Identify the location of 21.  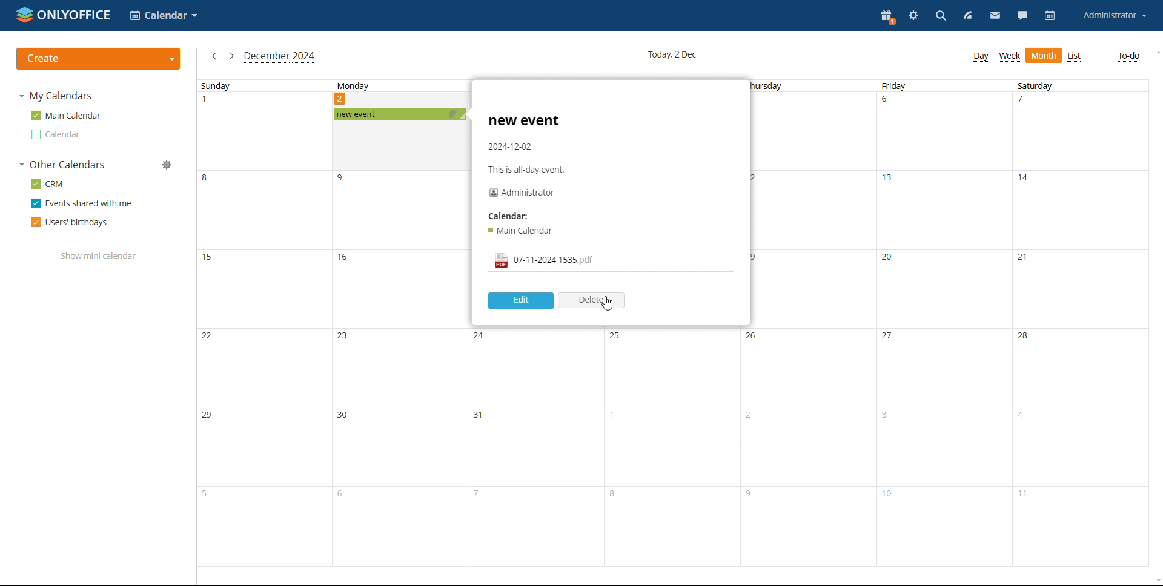
(1025, 259).